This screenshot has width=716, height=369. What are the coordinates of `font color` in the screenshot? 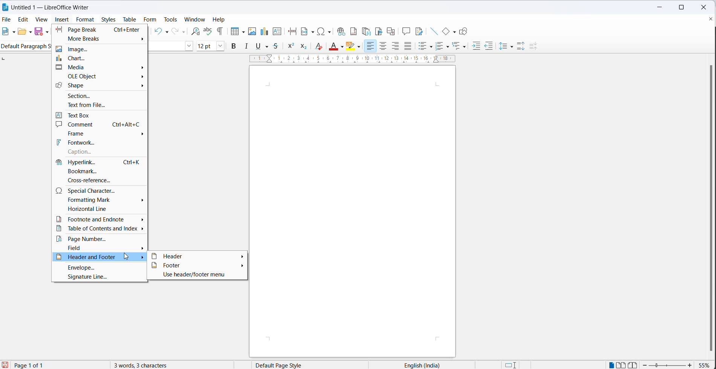 It's located at (334, 47).